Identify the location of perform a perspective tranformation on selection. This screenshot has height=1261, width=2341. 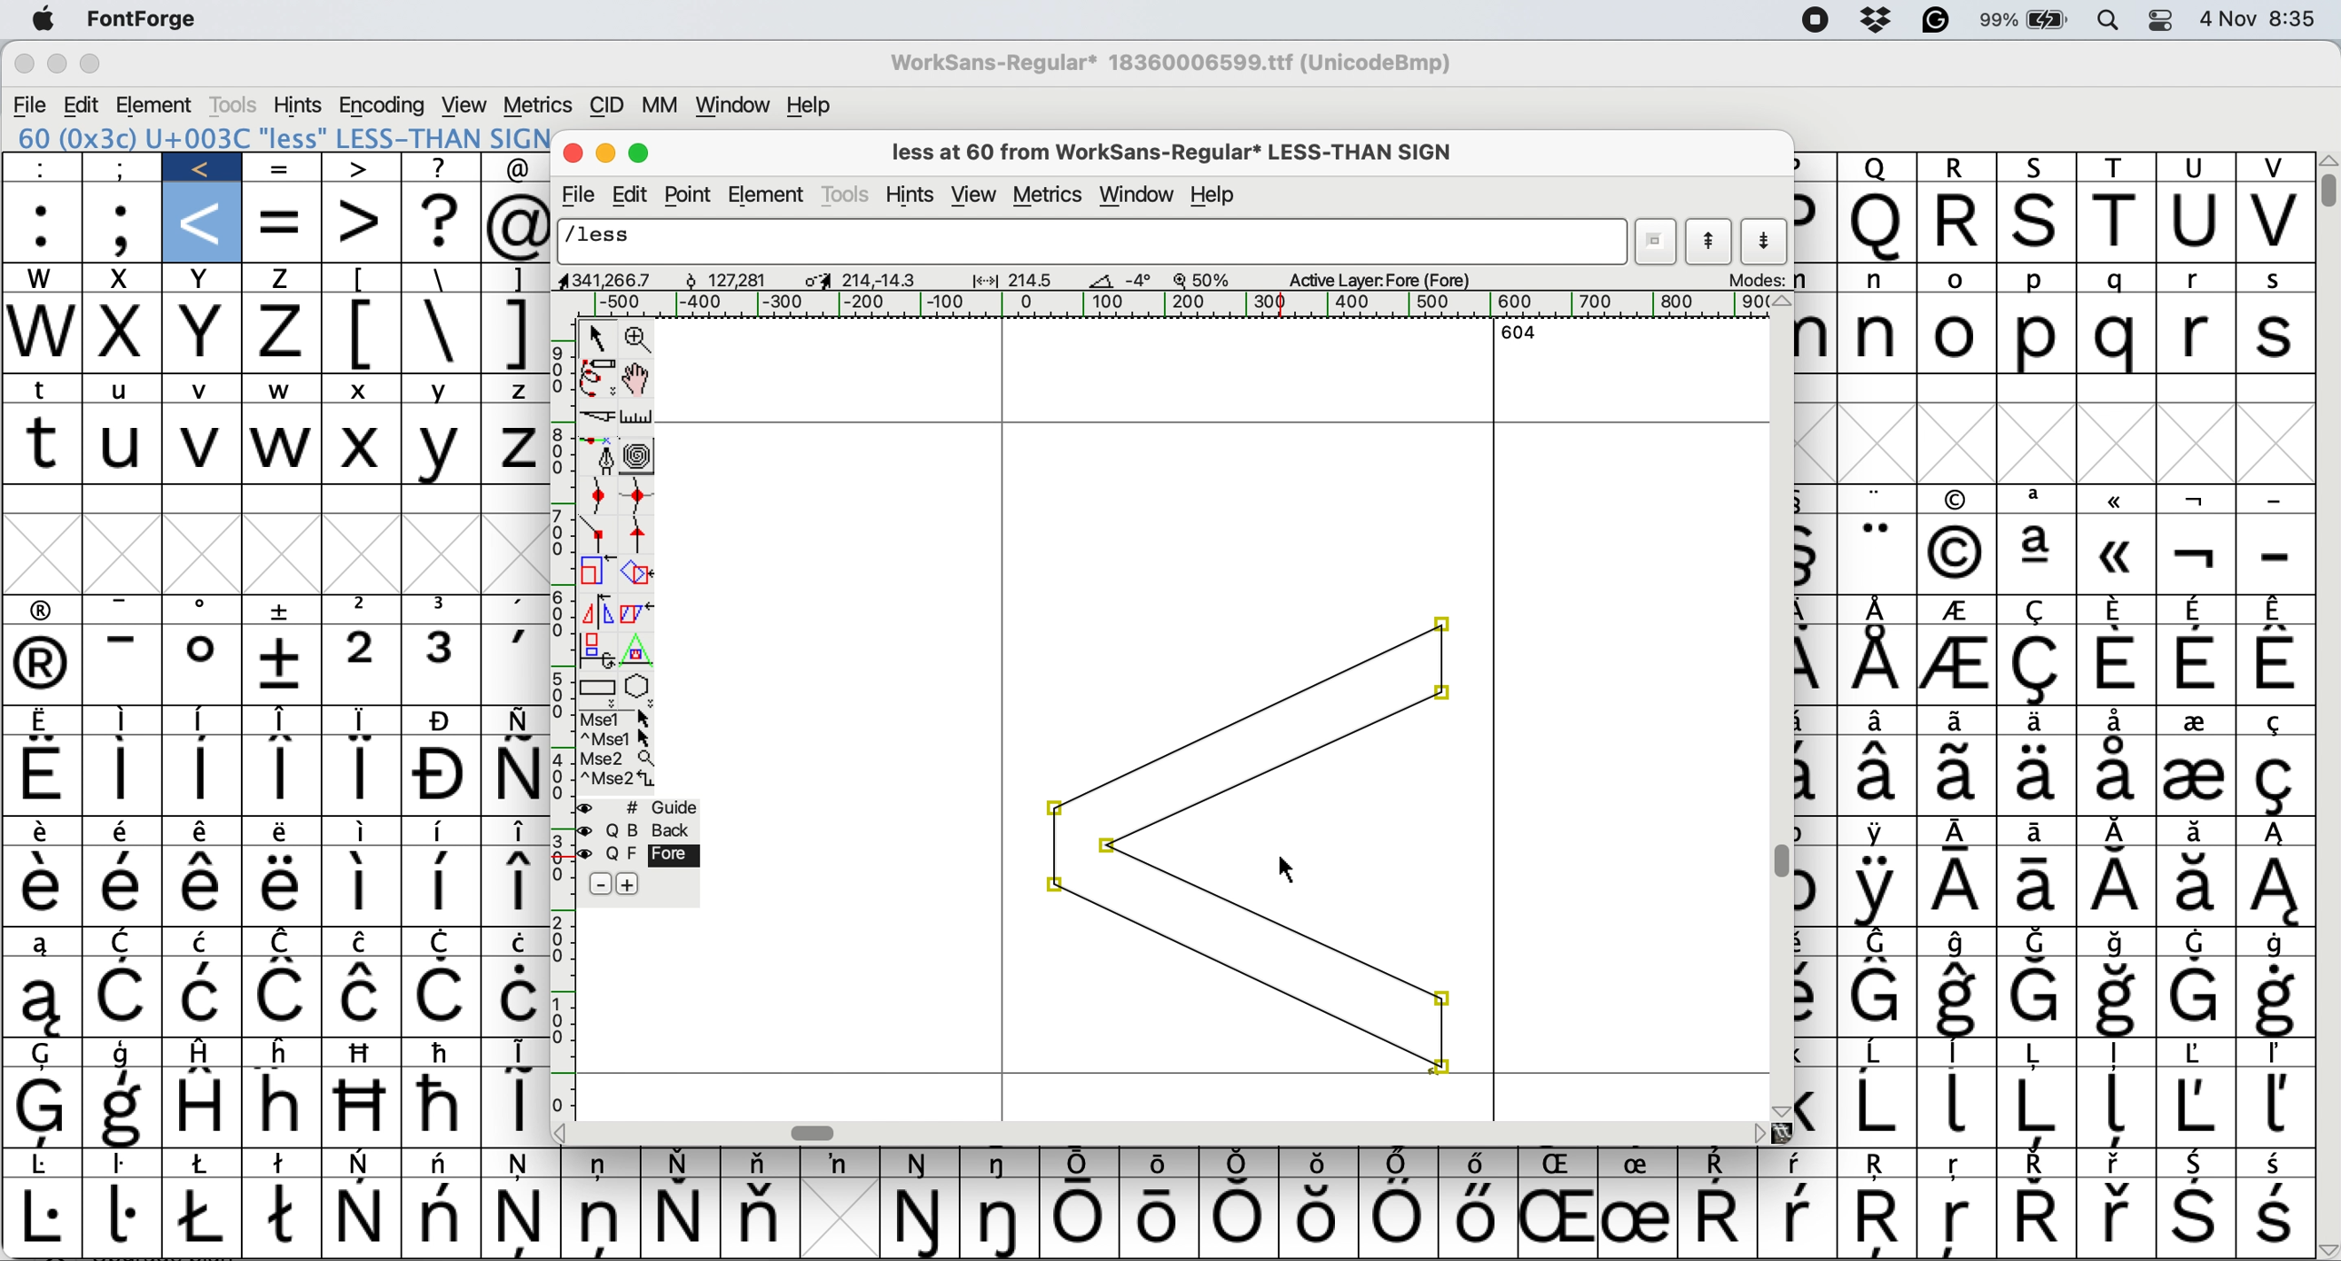
(645, 645).